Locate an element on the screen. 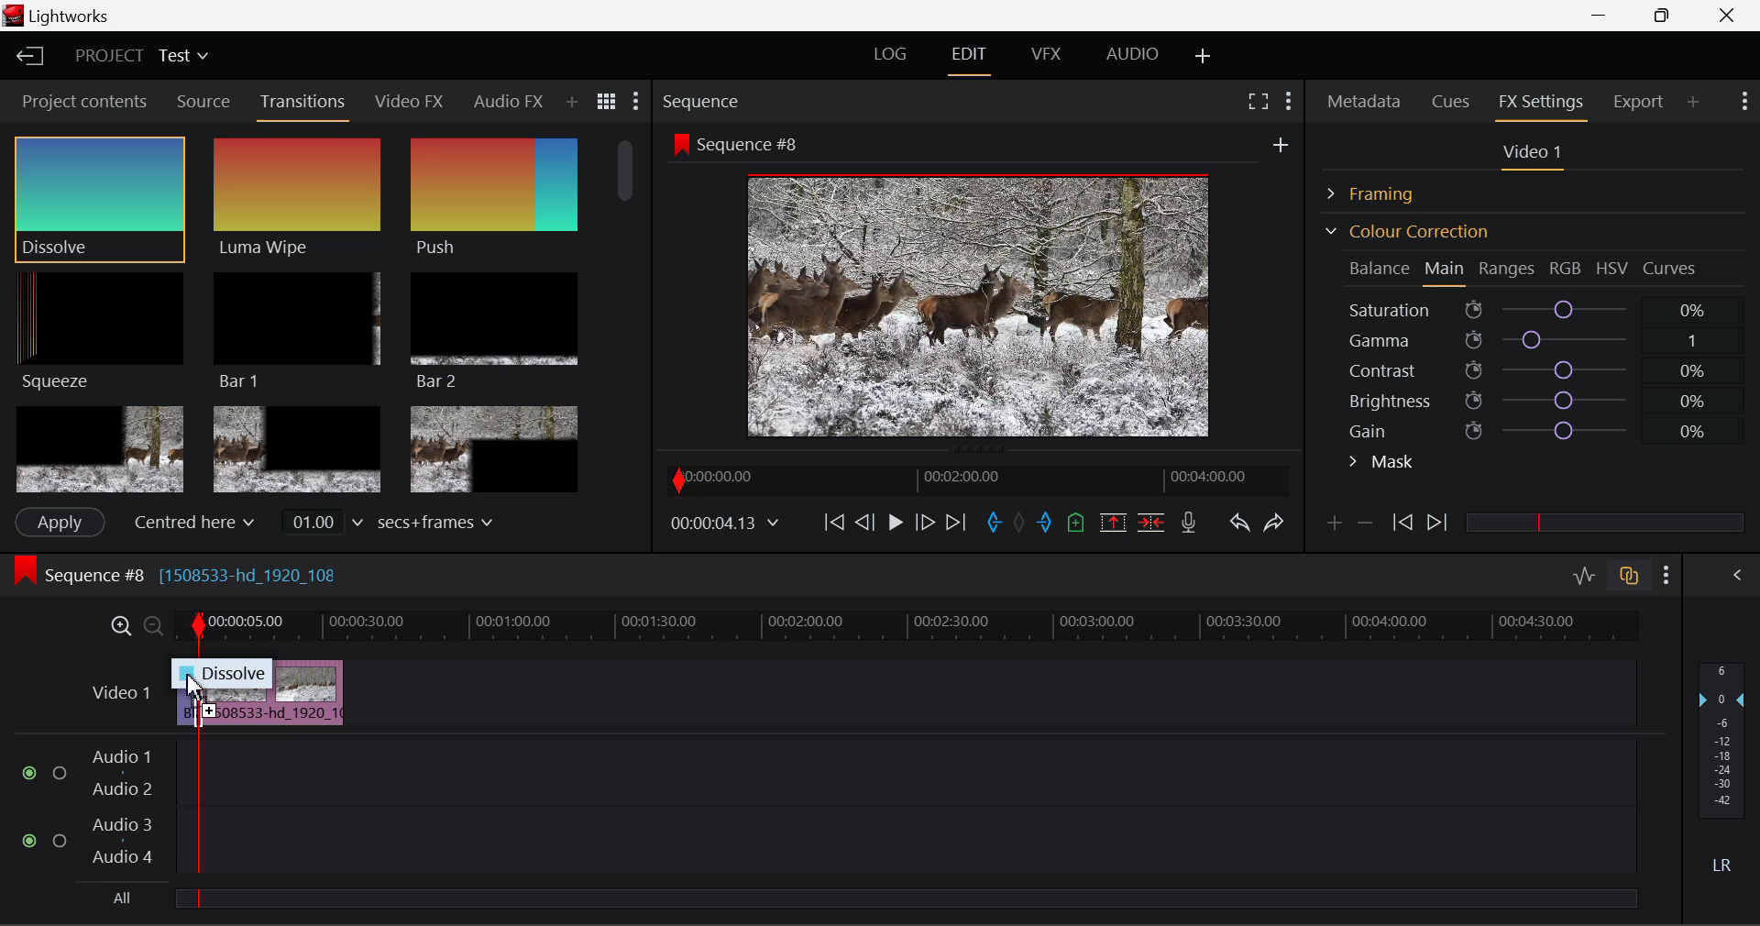  Redo is located at coordinates (1274, 522).